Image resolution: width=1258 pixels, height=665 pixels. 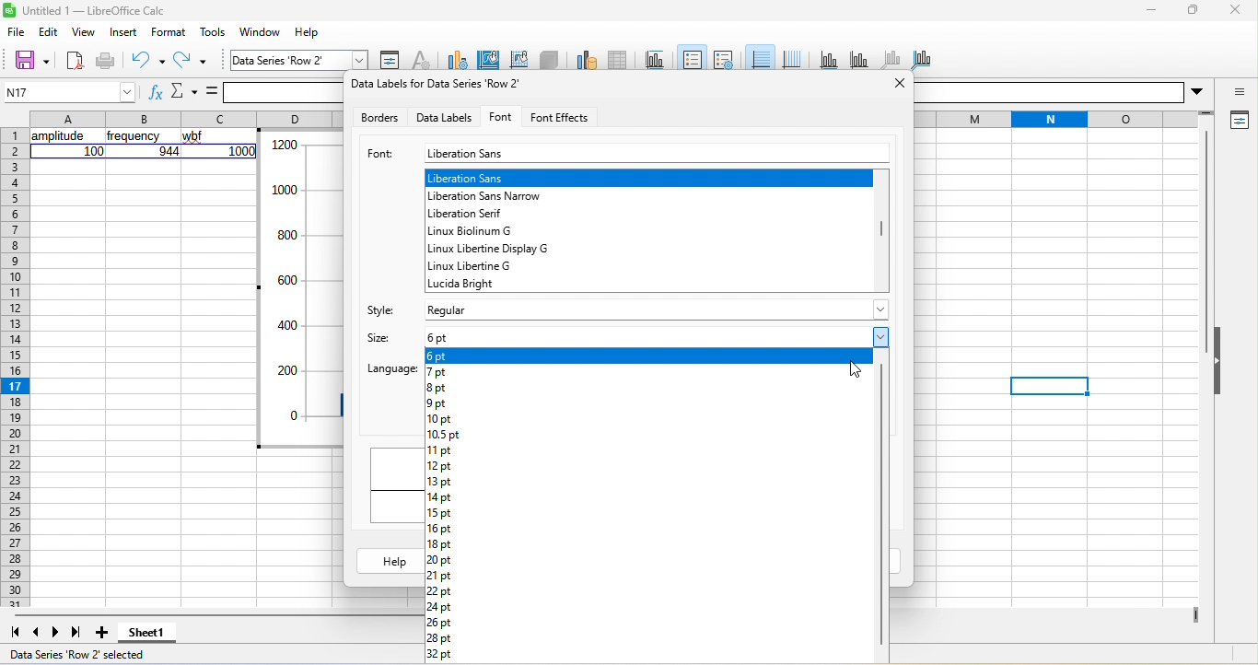 I want to click on 944, so click(x=168, y=151).